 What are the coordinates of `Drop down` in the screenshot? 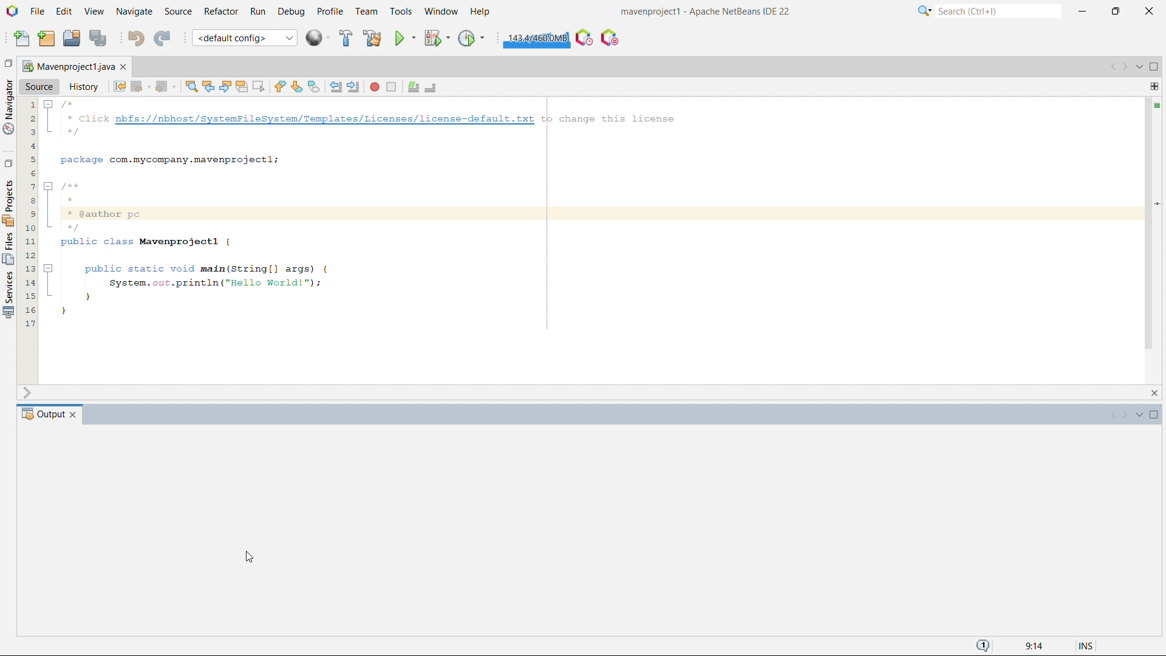 It's located at (1138, 417).